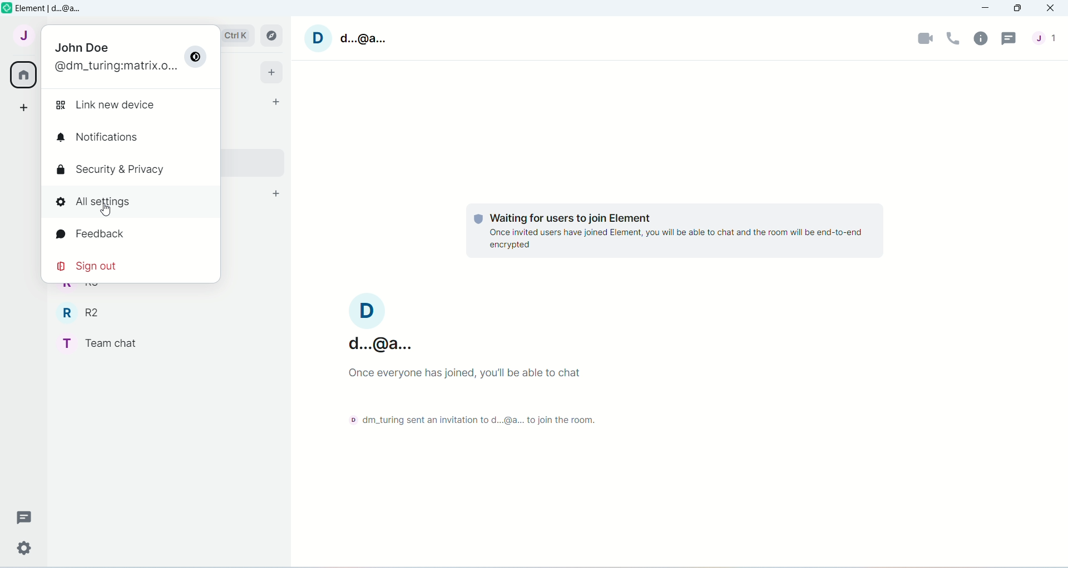 This screenshot has height=568, width=1068. Describe the element at coordinates (459, 424) in the screenshot. I see `dm_turing sent an invitation to d..@a to join the room` at that location.